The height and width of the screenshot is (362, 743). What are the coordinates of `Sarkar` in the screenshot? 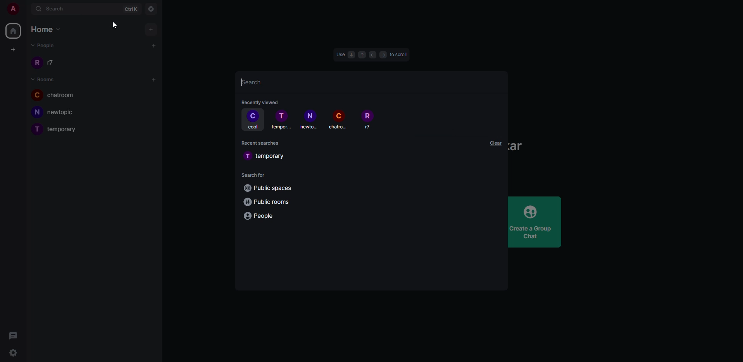 It's located at (517, 146).